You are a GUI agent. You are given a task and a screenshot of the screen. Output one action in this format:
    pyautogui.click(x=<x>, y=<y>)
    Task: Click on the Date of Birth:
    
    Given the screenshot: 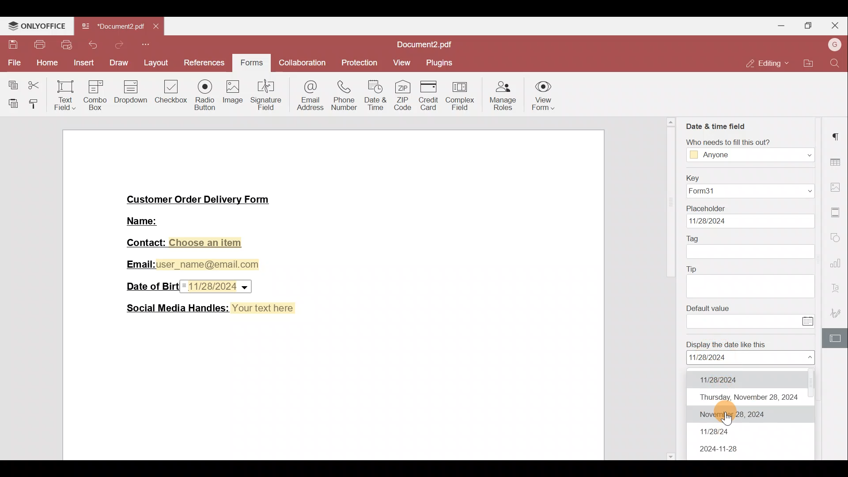 What is the action you would take?
    pyautogui.click(x=150, y=285)
    